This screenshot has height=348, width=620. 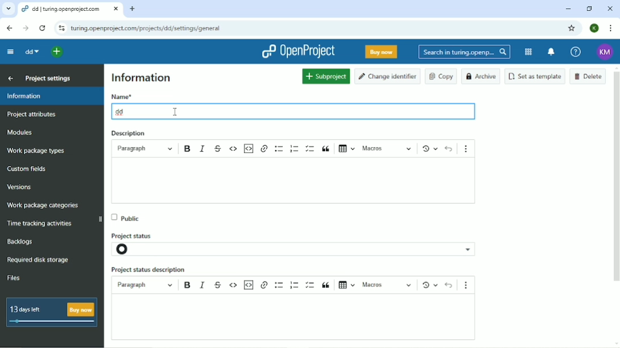 What do you see at coordinates (19, 132) in the screenshot?
I see `Modules` at bounding box center [19, 132].